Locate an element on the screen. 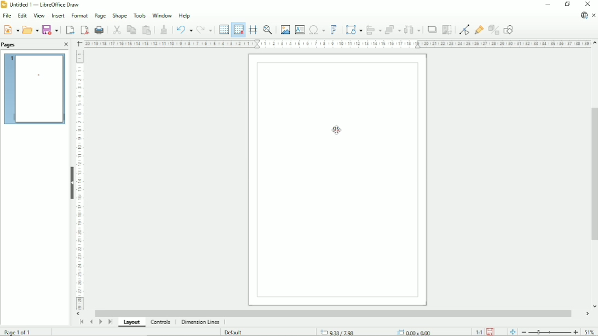 This screenshot has width=598, height=336. Transformations is located at coordinates (354, 30).